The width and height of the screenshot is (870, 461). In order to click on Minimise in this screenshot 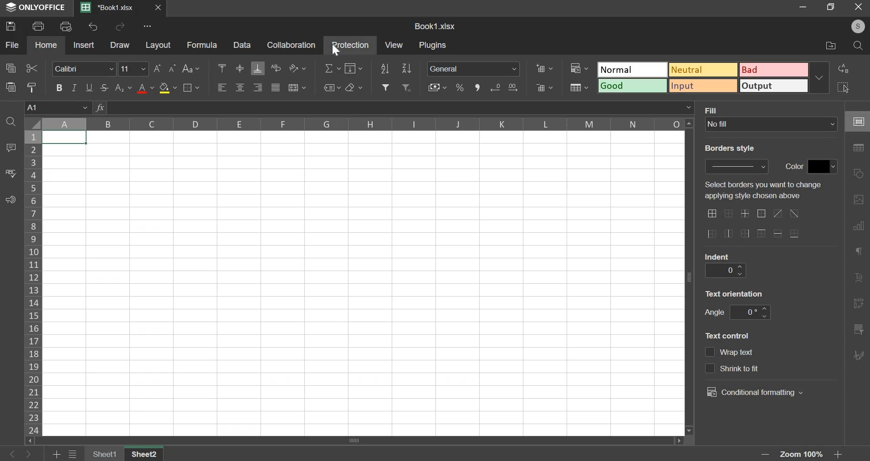, I will do `click(831, 6)`.